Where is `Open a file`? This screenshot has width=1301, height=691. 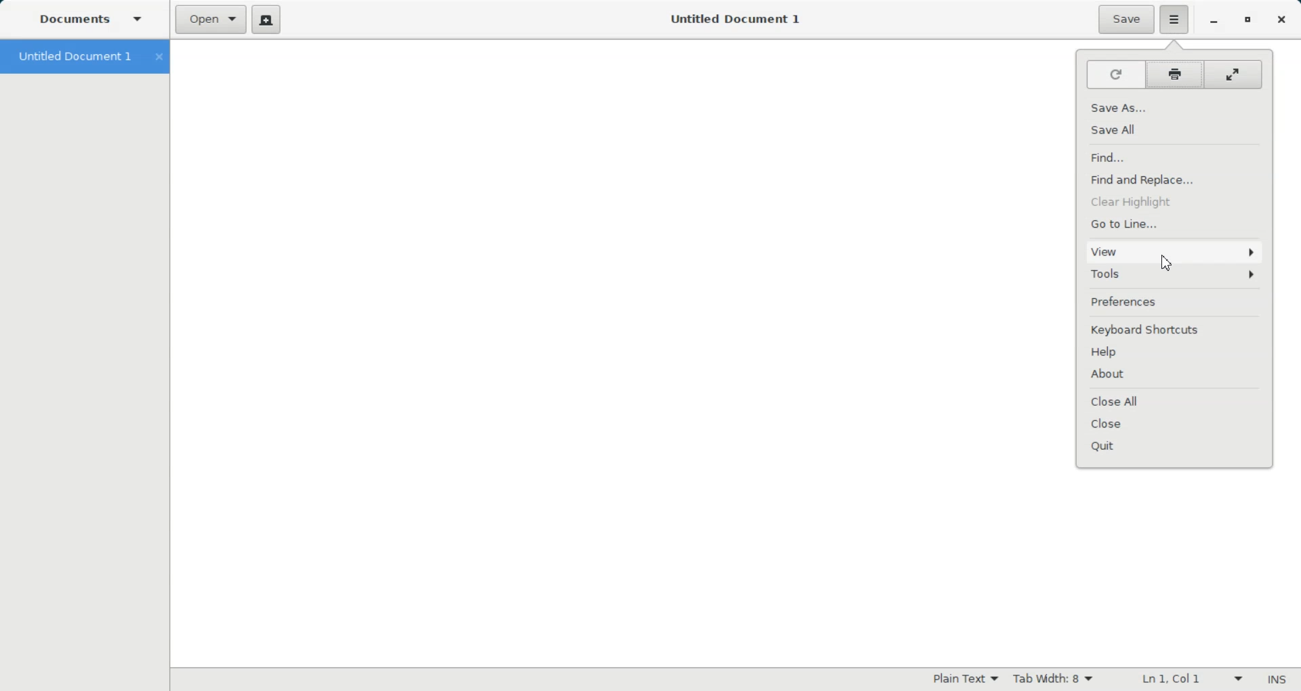 Open a file is located at coordinates (211, 20).